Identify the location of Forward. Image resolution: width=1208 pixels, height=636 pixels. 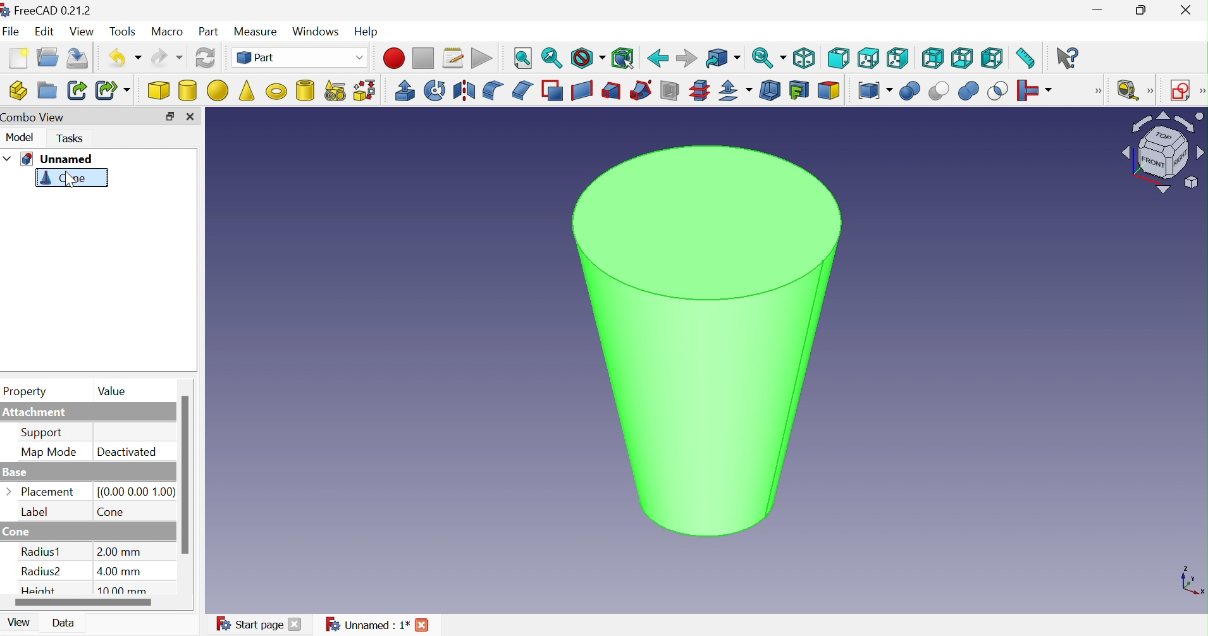
(685, 59).